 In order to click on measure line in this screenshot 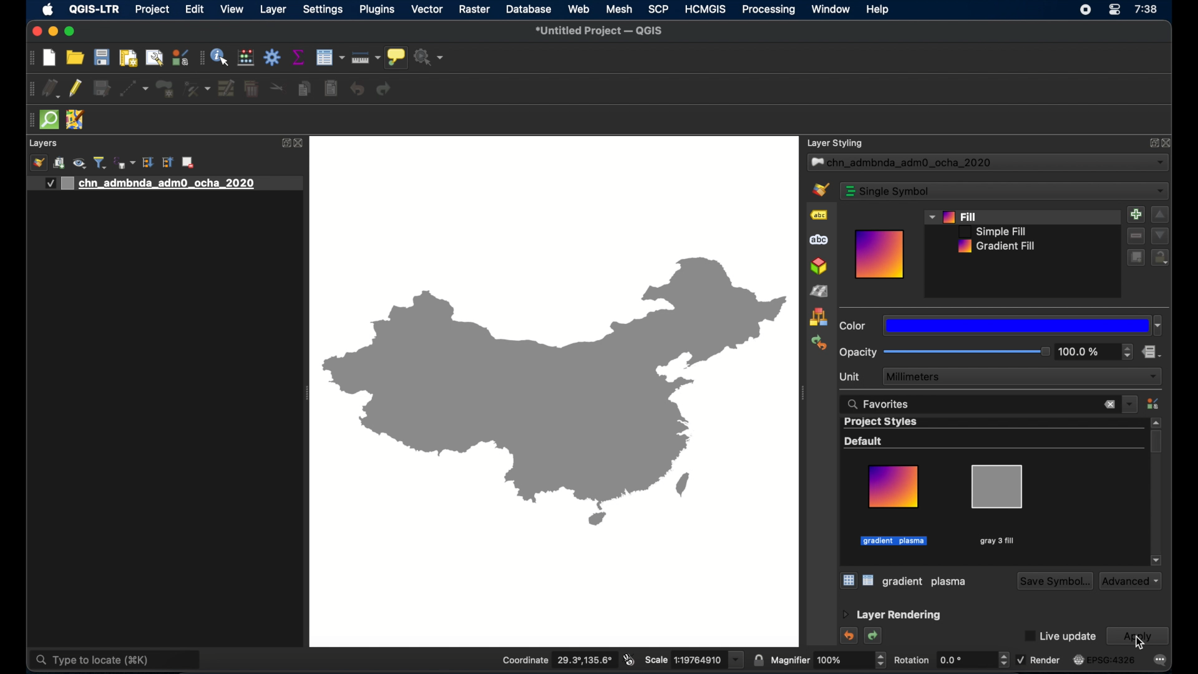, I will do `click(366, 57)`.